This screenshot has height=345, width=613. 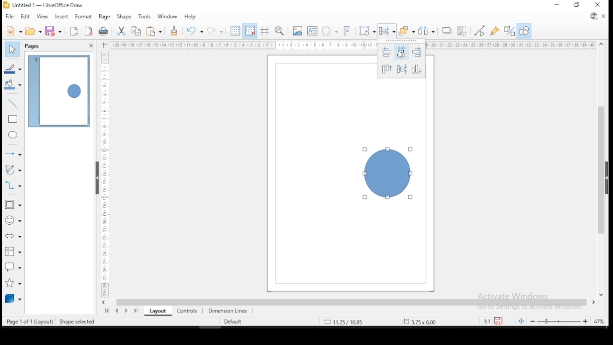 I want to click on 5.75x6.00, so click(x=418, y=322).